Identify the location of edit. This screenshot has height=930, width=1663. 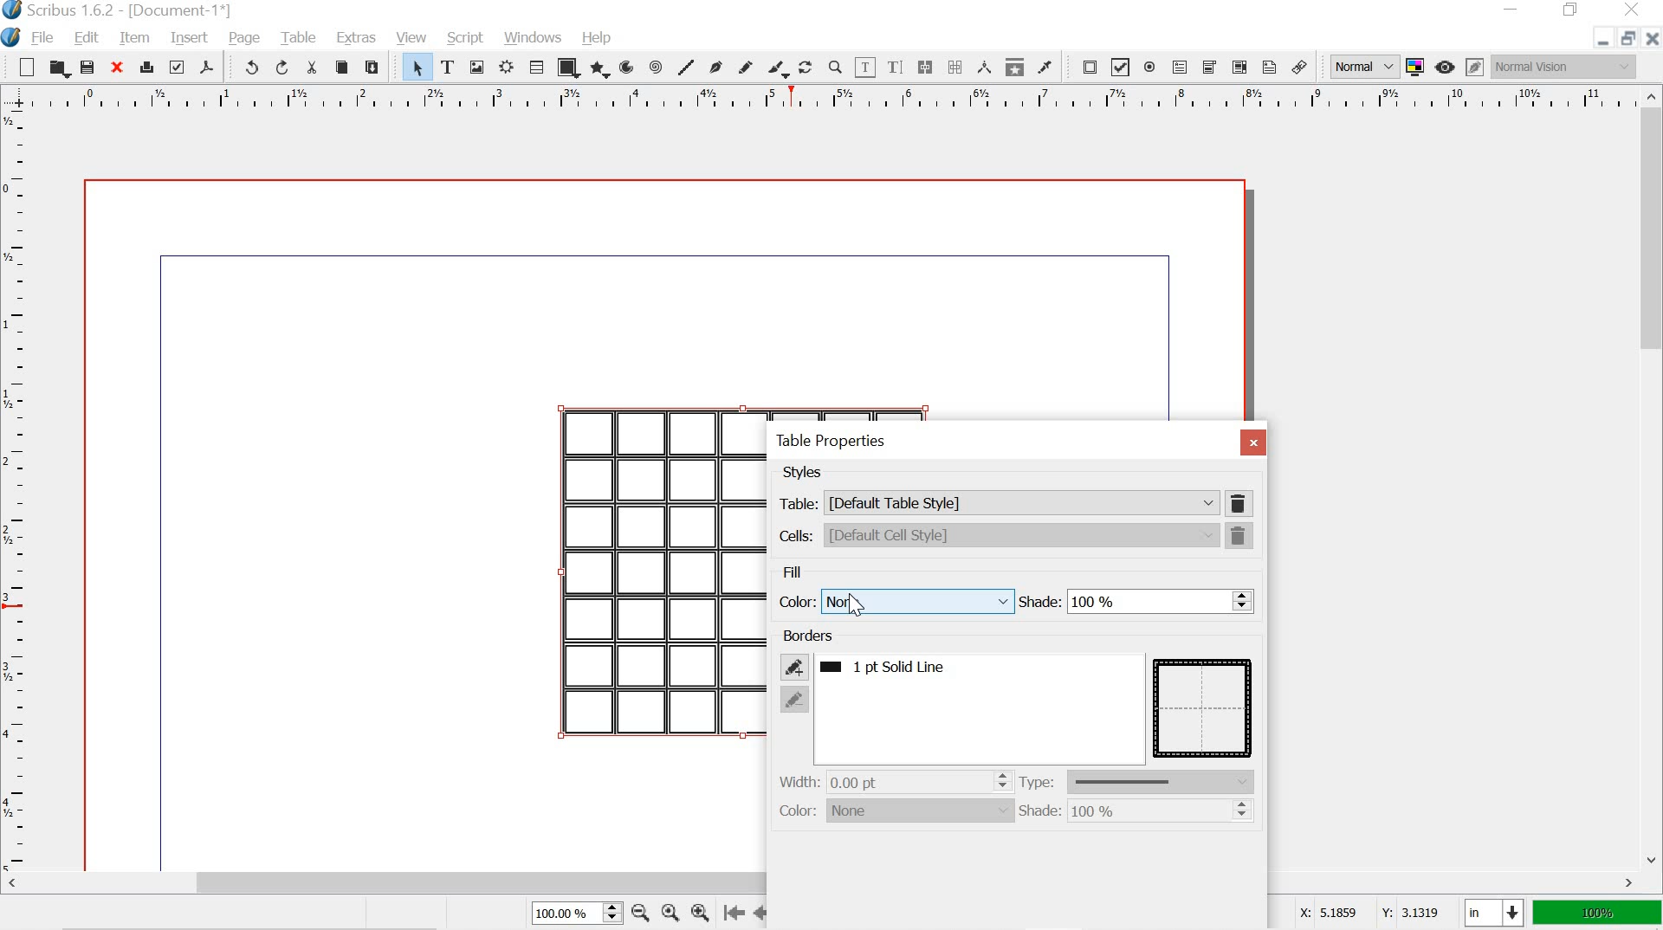
(87, 38).